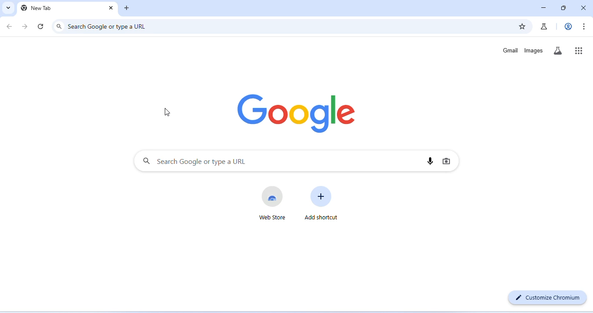 The height and width of the screenshot is (313, 593). I want to click on cursor, so click(168, 112).